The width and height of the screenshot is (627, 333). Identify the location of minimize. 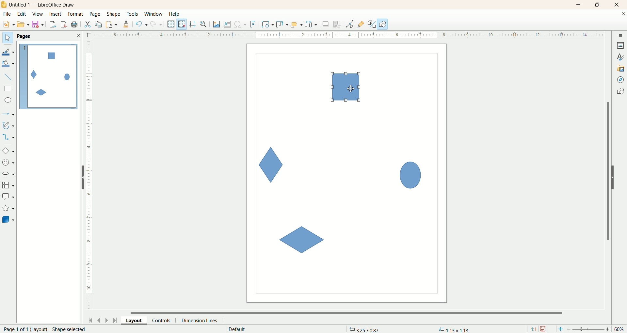
(579, 5).